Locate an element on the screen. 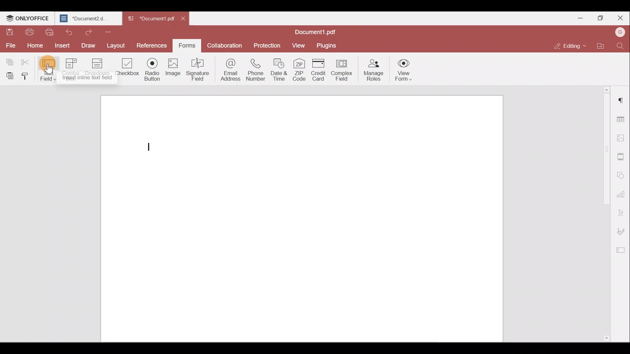 This screenshot has height=354, width=630. Find is located at coordinates (620, 47).